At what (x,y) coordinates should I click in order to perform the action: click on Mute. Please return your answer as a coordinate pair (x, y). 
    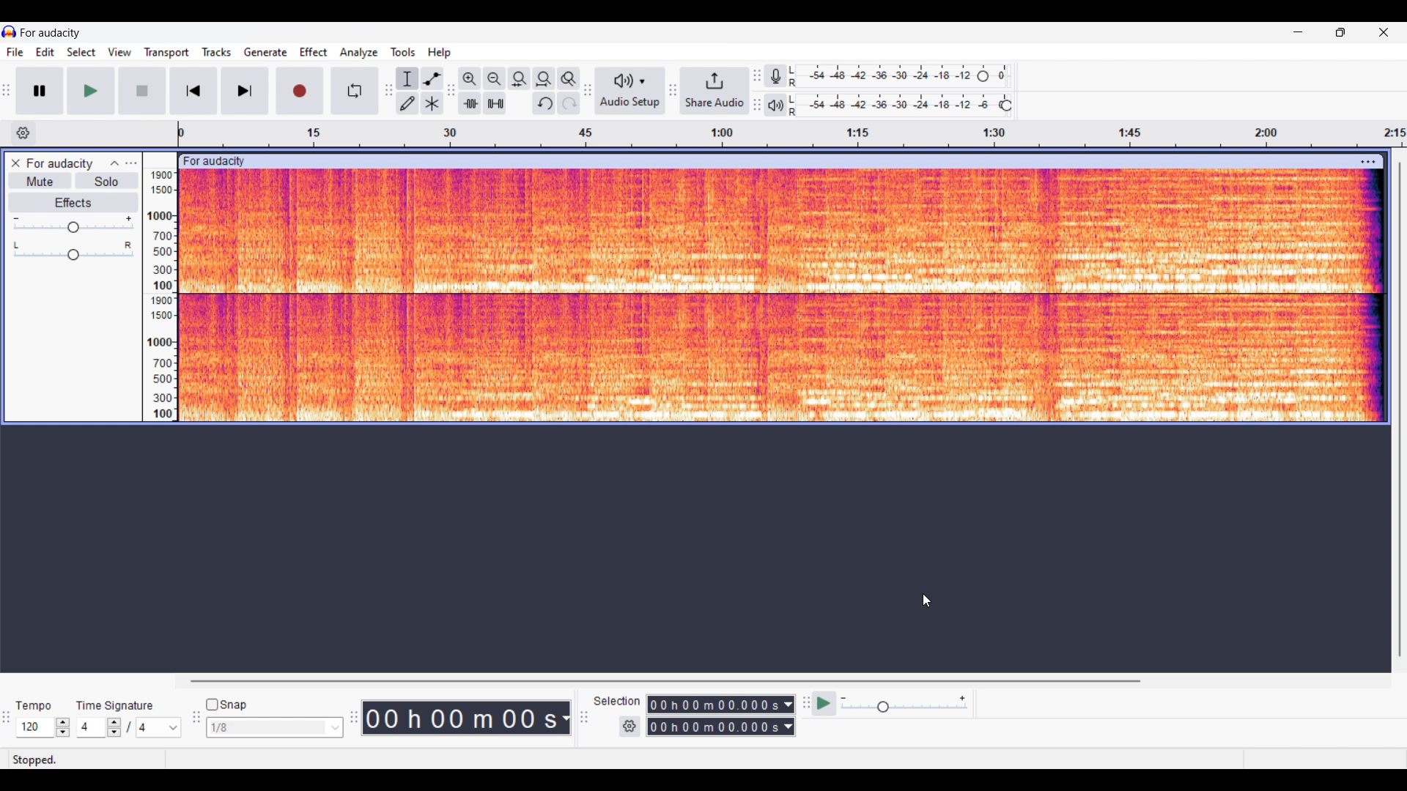
    Looking at the image, I should click on (40, 180).